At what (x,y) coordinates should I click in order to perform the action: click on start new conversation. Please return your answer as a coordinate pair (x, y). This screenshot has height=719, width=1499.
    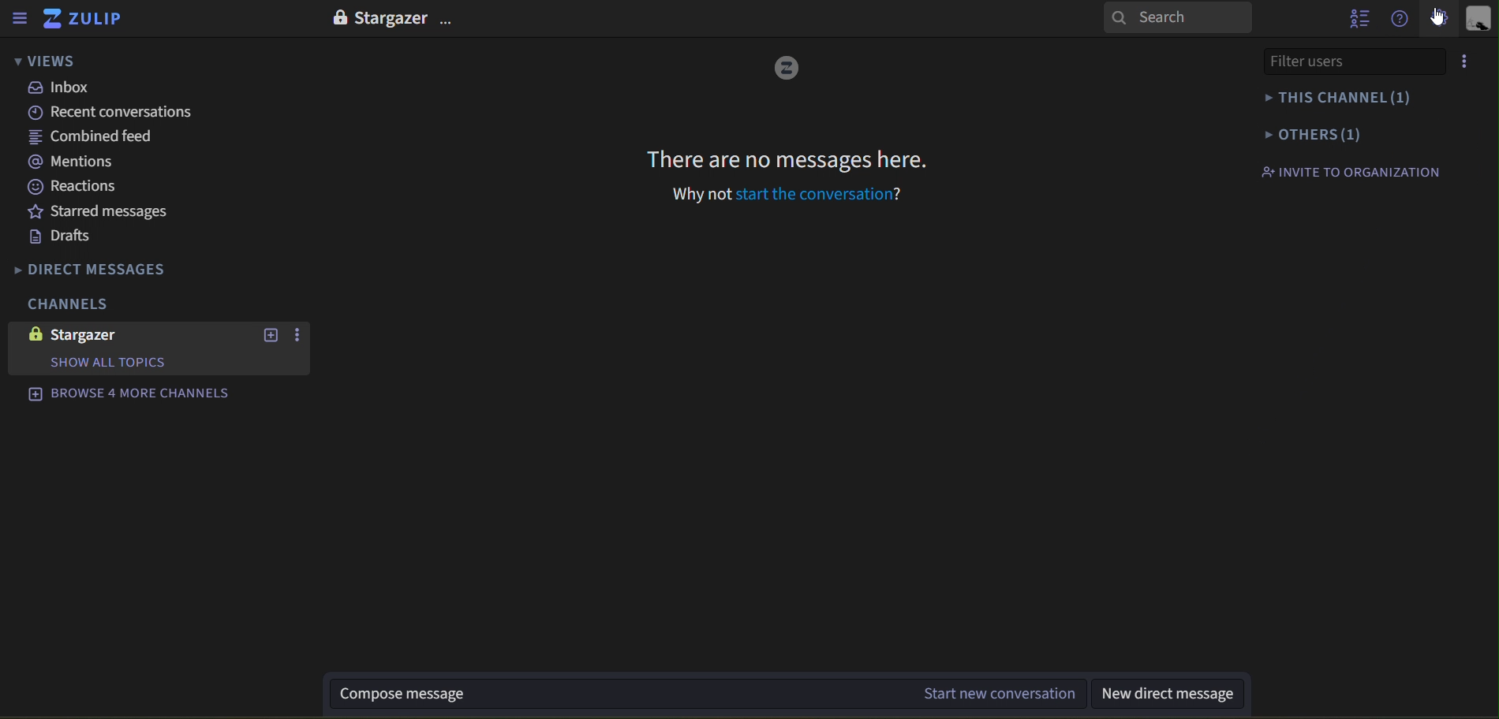
    Looking at the image, I should click on (996, 692).